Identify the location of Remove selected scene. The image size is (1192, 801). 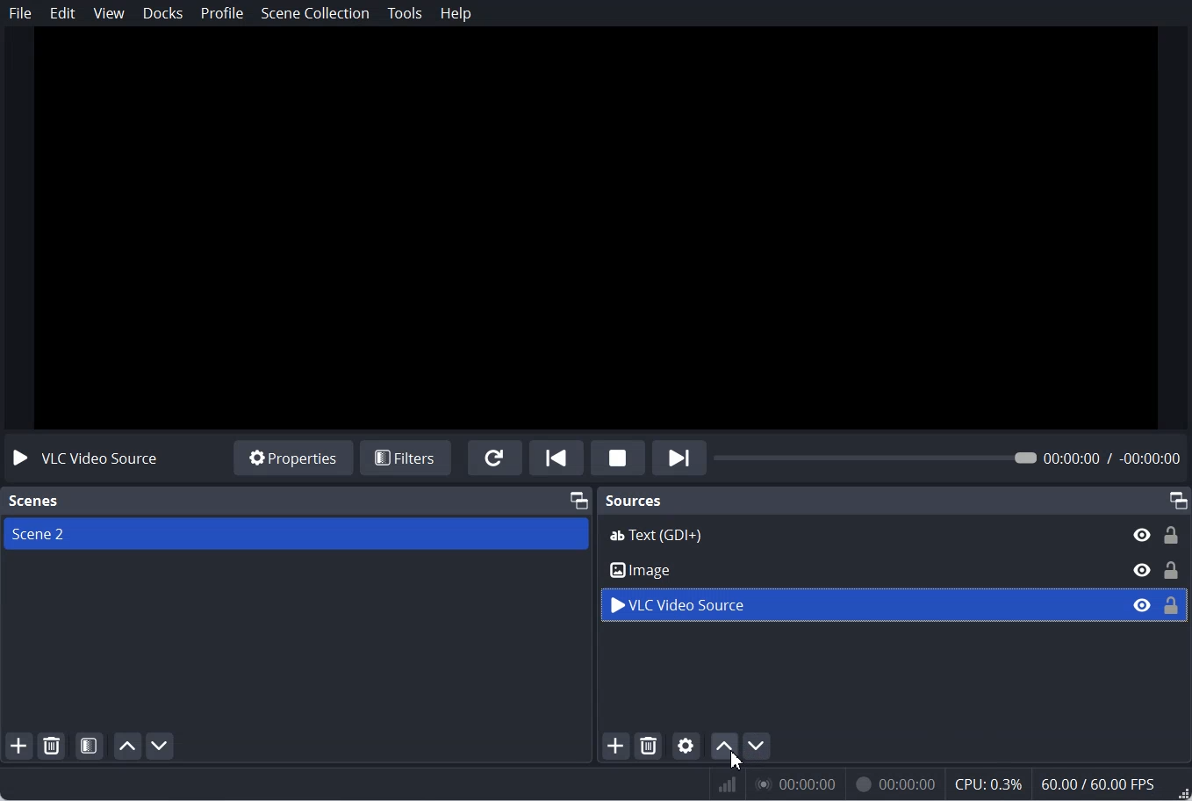
(53, 746).